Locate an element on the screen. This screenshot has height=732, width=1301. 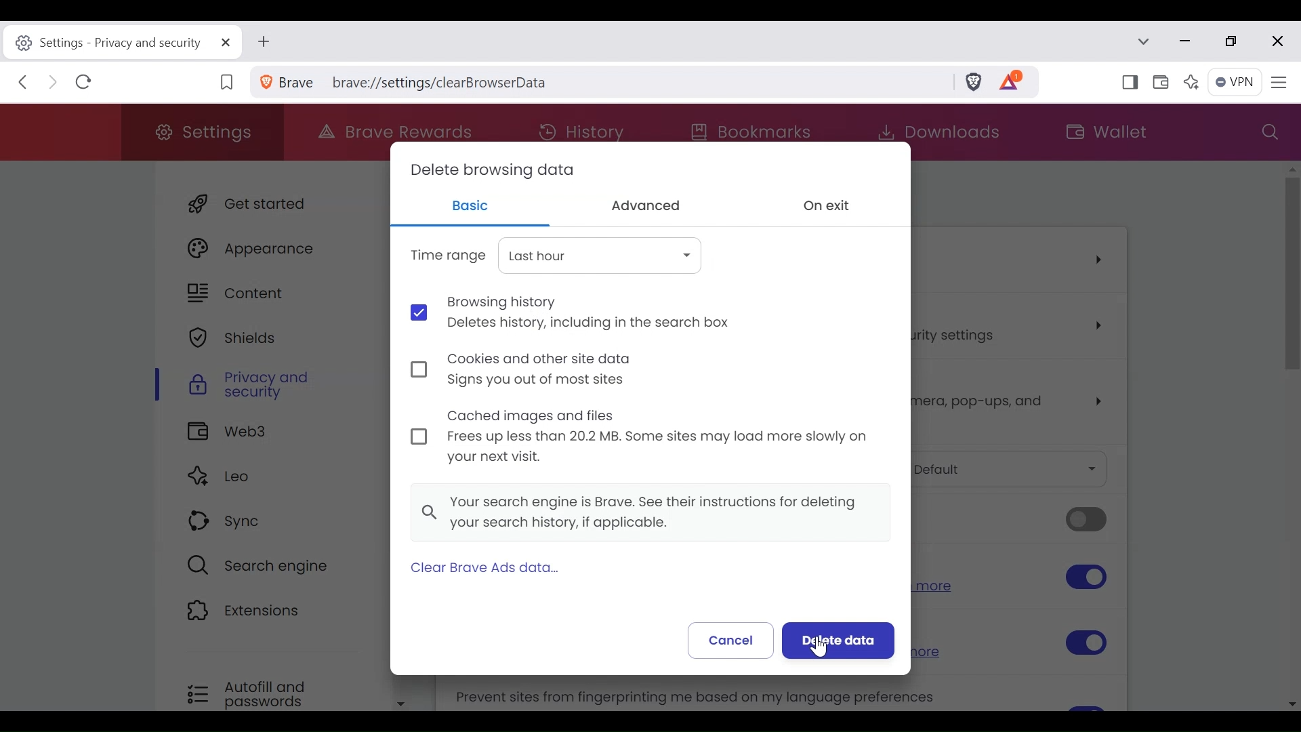
Search Engine is located at coordinates (266, 565).